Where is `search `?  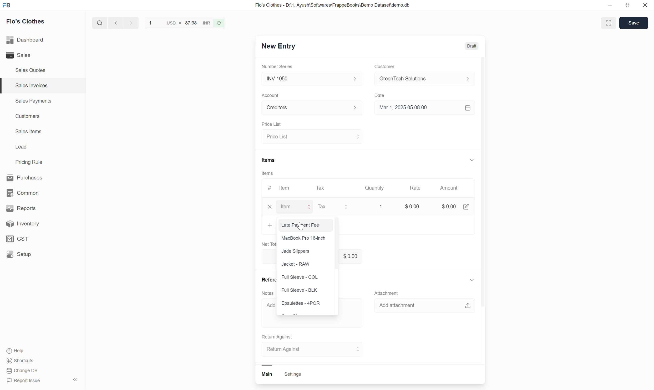
search  is located at coordinates (99, 24).